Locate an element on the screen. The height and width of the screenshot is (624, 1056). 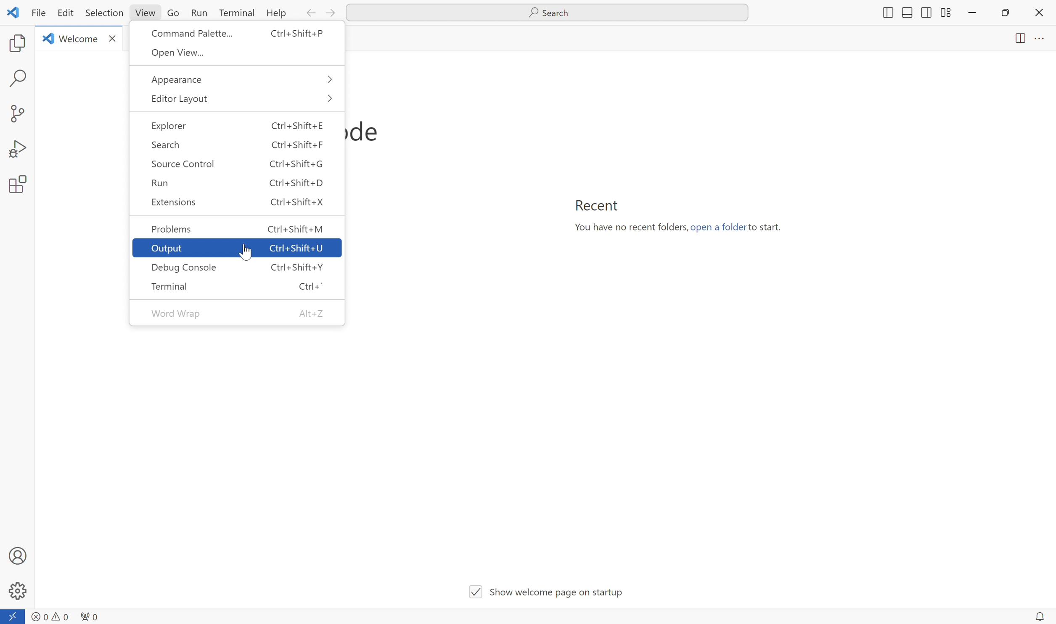
recent is located at coordinates (599, 206).